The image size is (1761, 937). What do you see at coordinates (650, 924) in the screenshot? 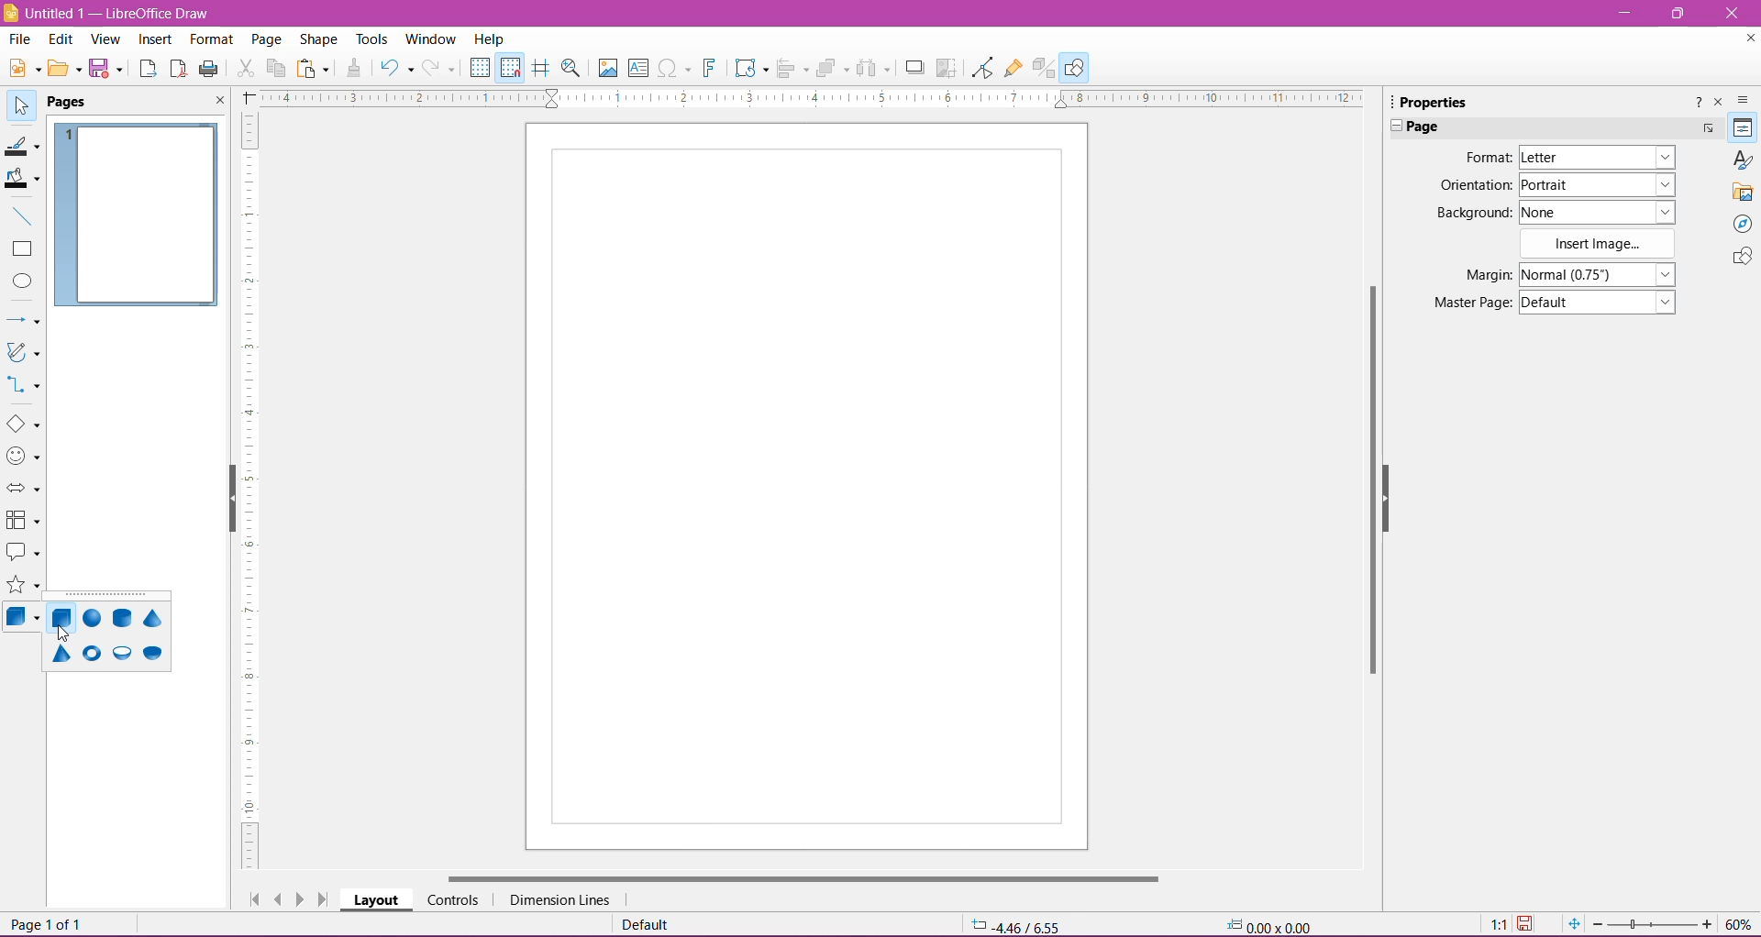
I see `Default` at bounding box center [650, 924].